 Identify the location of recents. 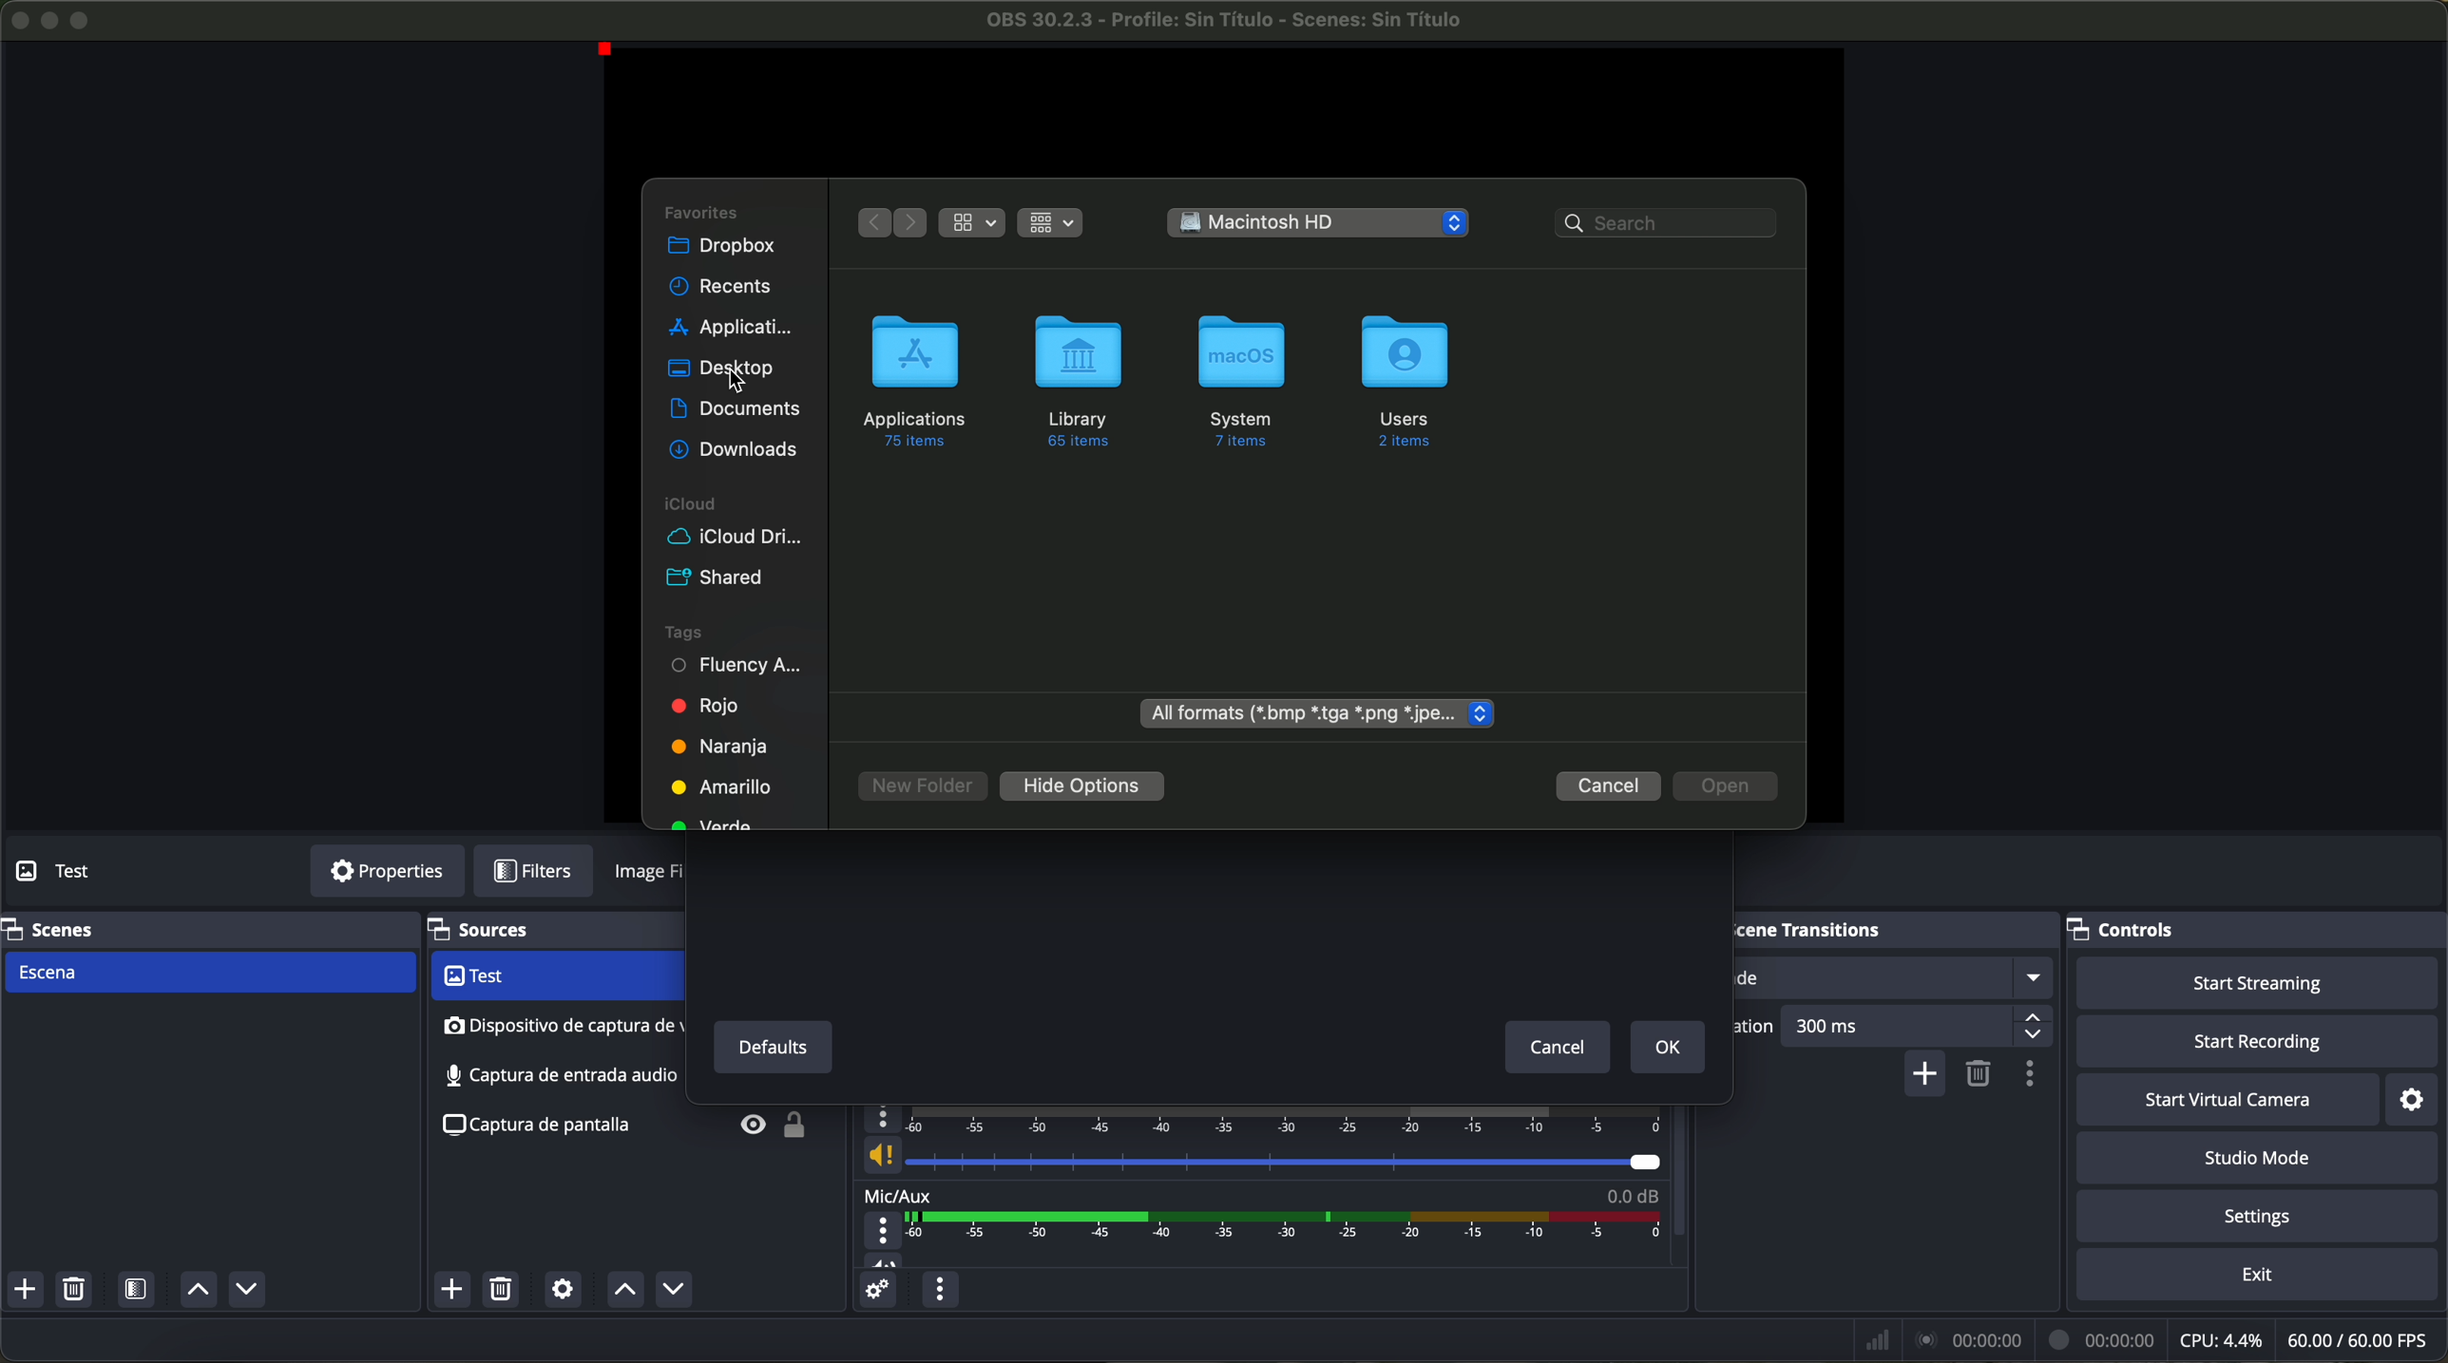
(719, 287).